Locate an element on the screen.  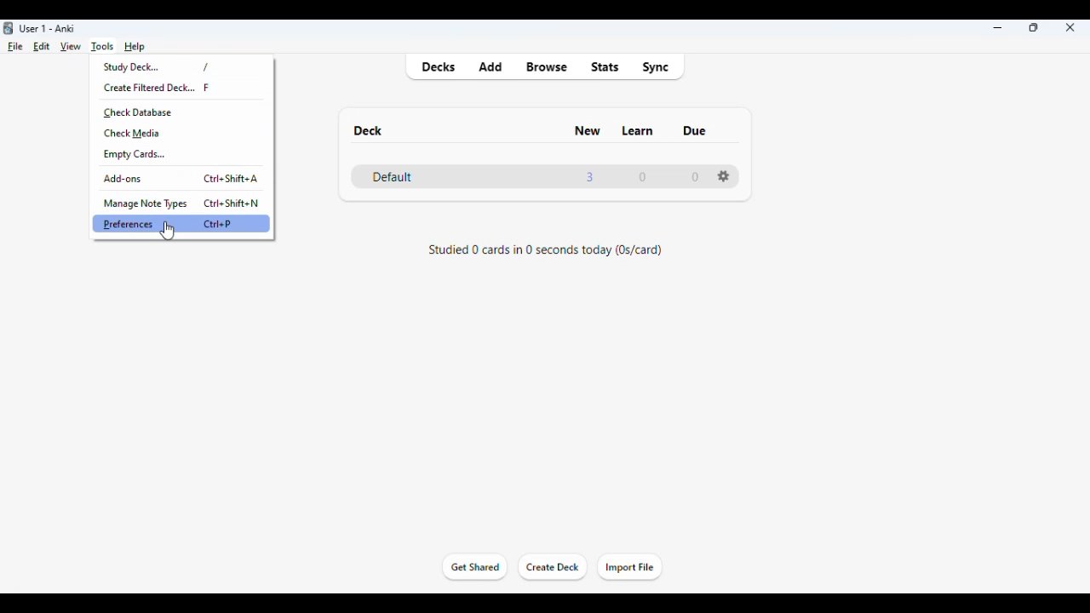
add is located at coordinates (490, 66).